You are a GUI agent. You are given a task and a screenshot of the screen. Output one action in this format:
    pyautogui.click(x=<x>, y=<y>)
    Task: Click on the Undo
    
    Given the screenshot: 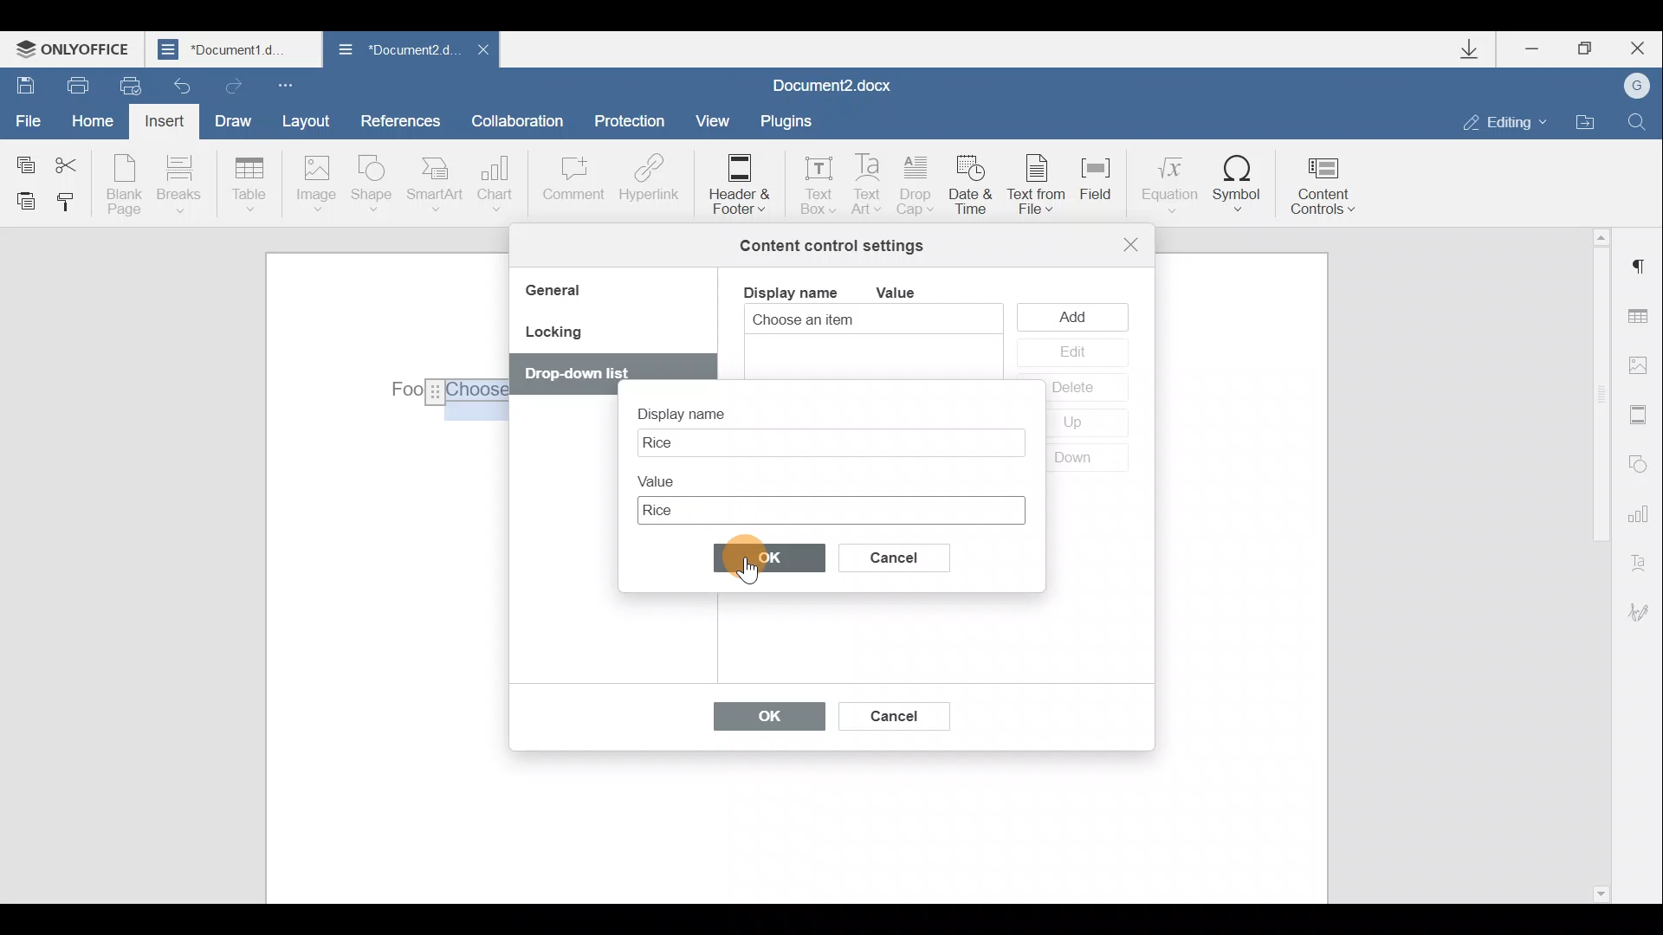 What is the action you would take?
    pyautogui.click(x=184, y=81)
    